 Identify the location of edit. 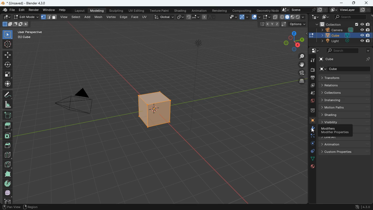
(230, 17).